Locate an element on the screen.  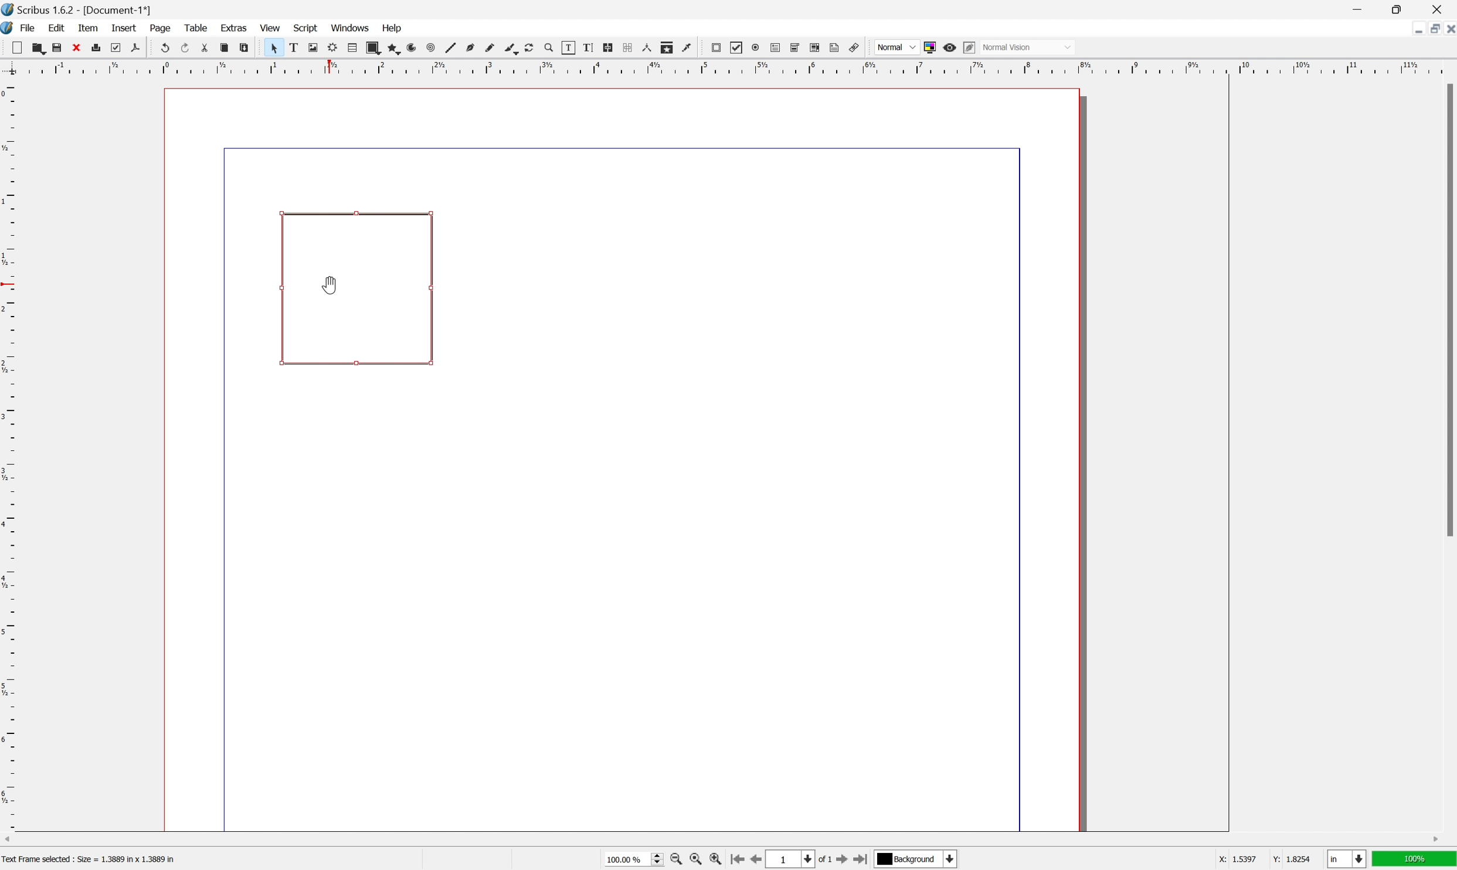
line is located at coordinates (450, 49).